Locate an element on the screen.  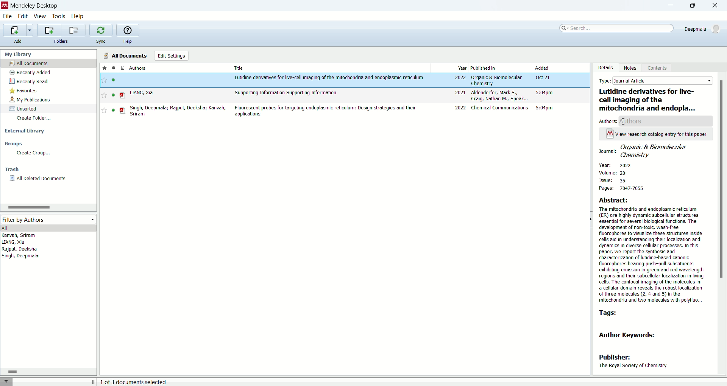
LIANG, Xia is located at coordinates (14, 243).